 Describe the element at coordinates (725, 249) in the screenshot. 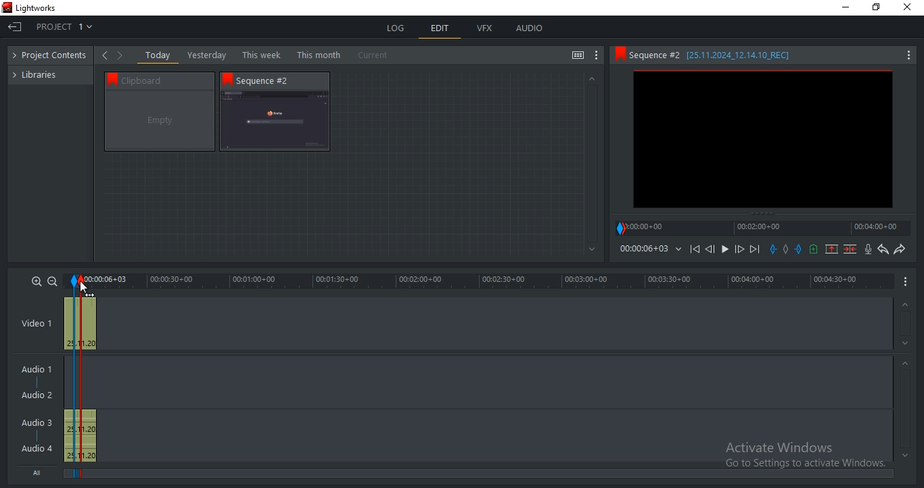

I see `Play` at that location.